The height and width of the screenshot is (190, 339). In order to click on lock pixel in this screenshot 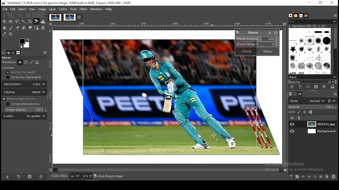, I will do `click(299, 113)`.